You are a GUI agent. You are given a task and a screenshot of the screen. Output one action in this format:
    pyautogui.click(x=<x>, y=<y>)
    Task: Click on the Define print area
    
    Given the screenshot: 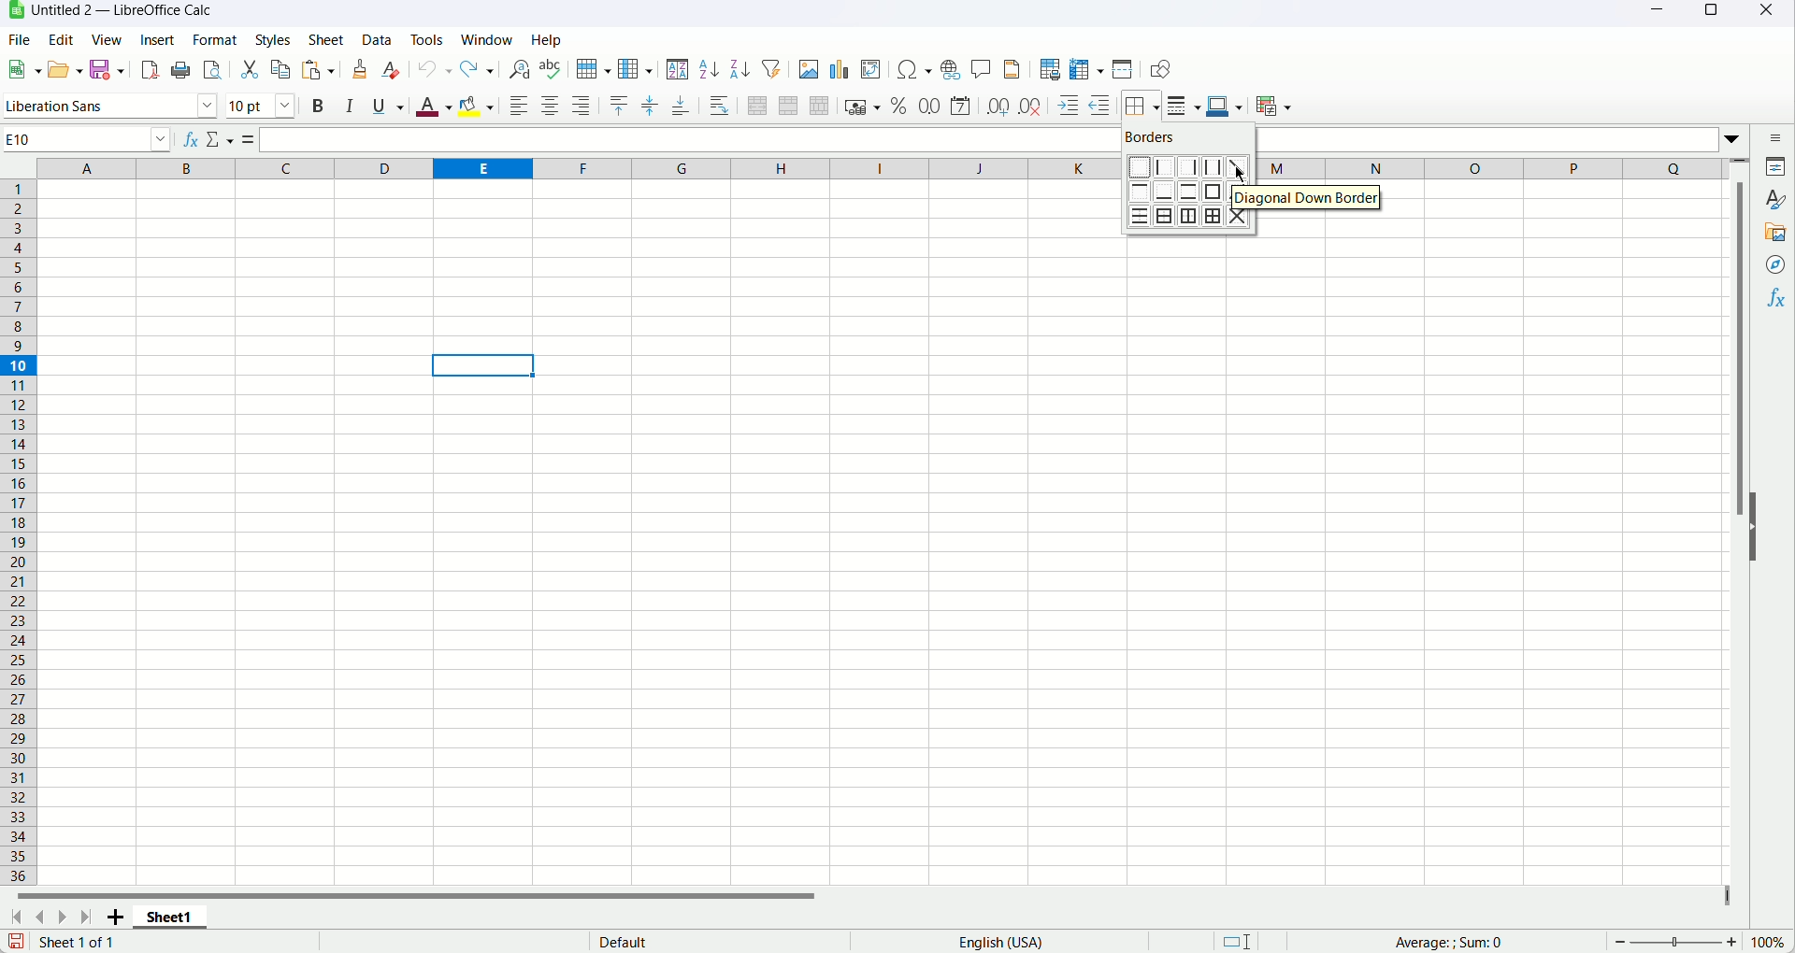 What is the action you would take?
    pyautogui.click(x=1050, y=68)
    